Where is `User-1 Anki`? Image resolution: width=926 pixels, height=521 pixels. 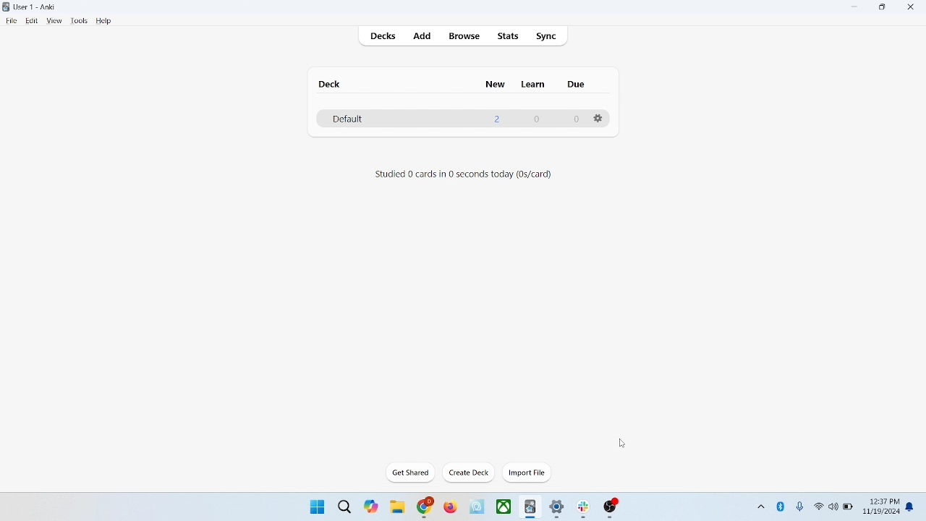
User-1 Anki is located at coordinates (38, 8).